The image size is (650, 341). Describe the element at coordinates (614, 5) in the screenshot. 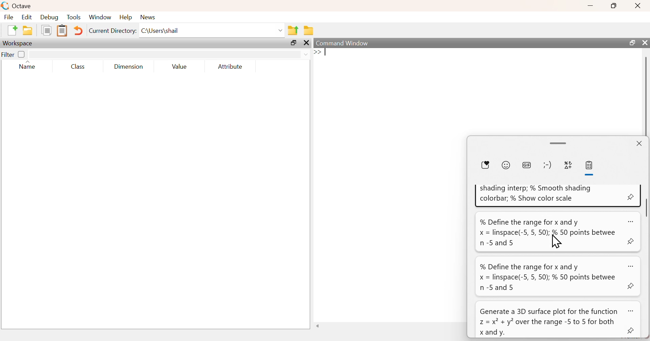

I see `maximize` at that location.